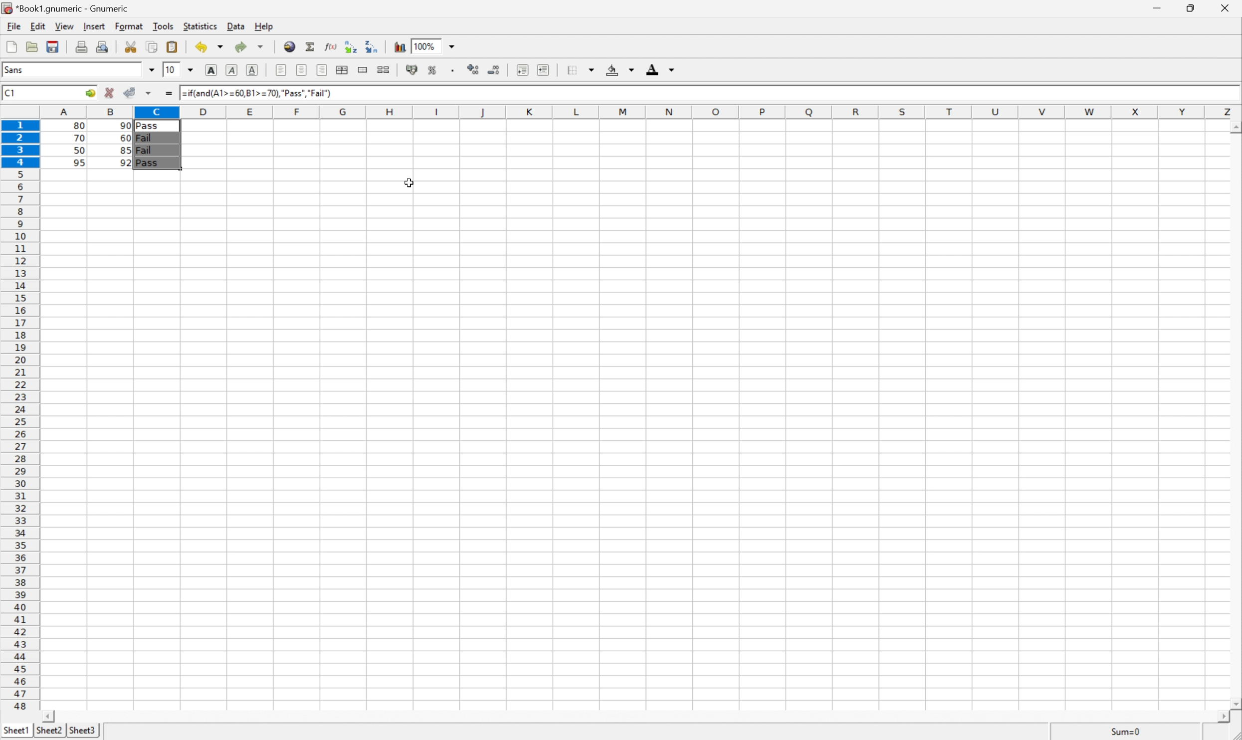 The image size is (1242, 740). Describe the element at coordinates (323, 69) in the screenshot. I see `Align left` at that location.